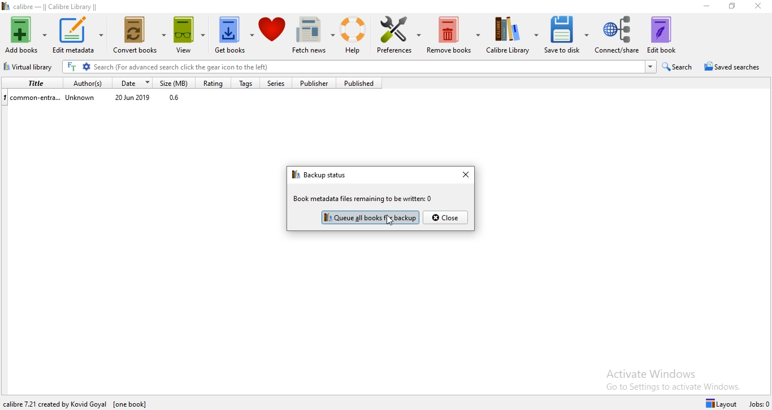 The height and width of the screenshot is (410, 772). What do you see at coordinates (391, 220) in the screenshot?
I see `Cursor` at bounding box center [391, 220].